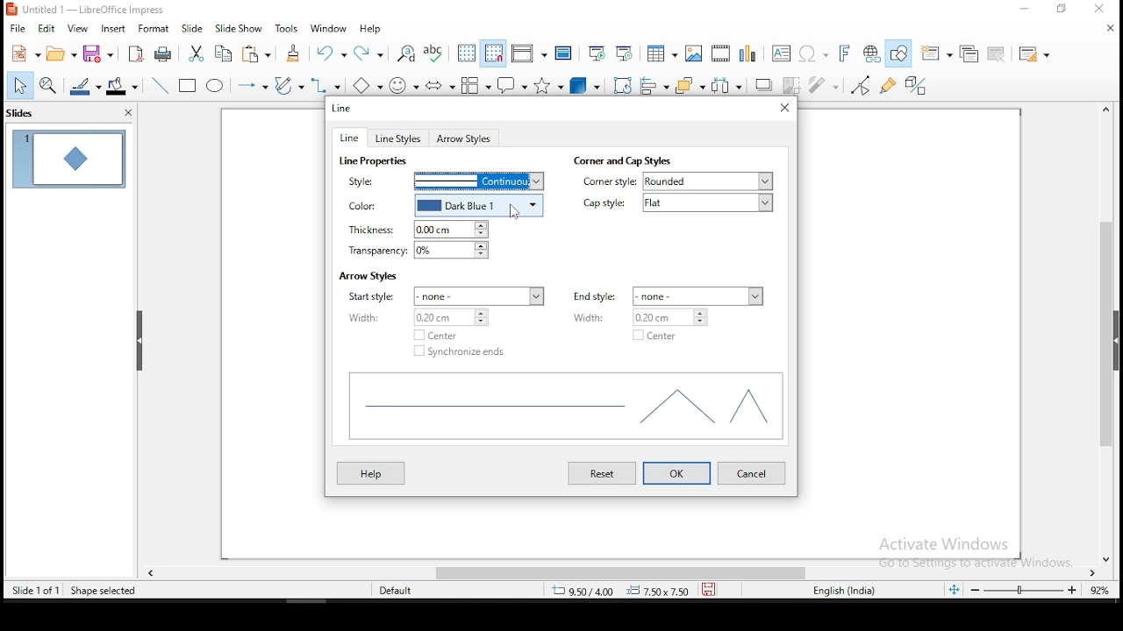 The height and width of the screenshot is (631, 1123). I want to click on clone formatting, so click(297, 56).